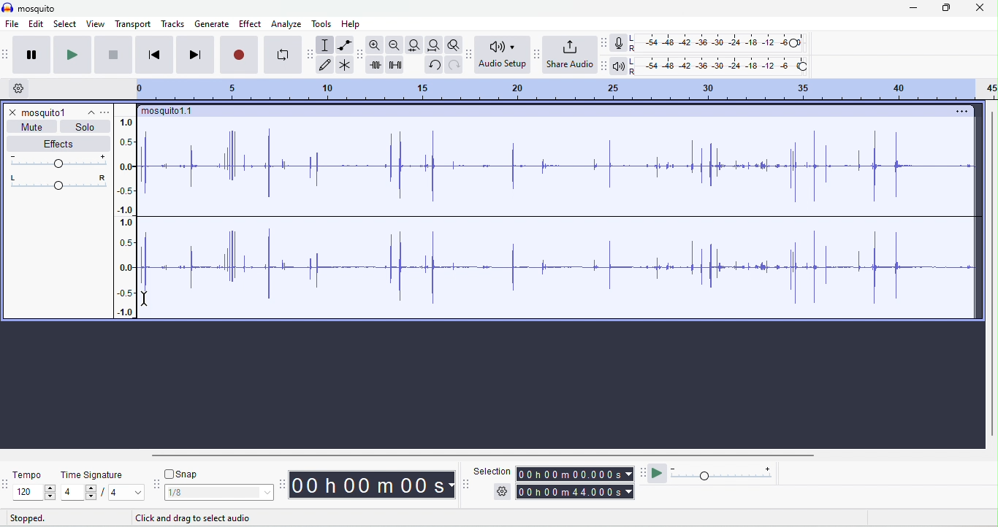 The width and height of the screenshot is (998, 527). I want to click on audio set up, so click(500, 54).